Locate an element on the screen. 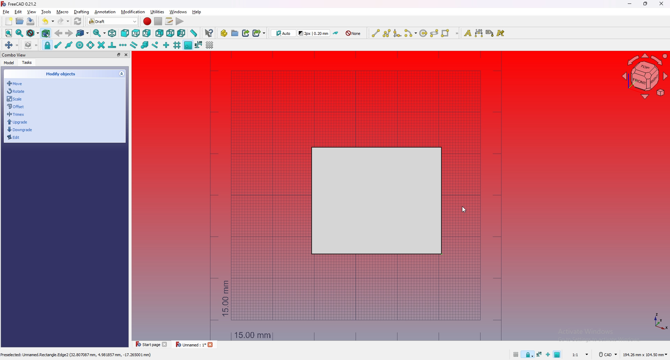  macro is located at coordinates (62, 12).